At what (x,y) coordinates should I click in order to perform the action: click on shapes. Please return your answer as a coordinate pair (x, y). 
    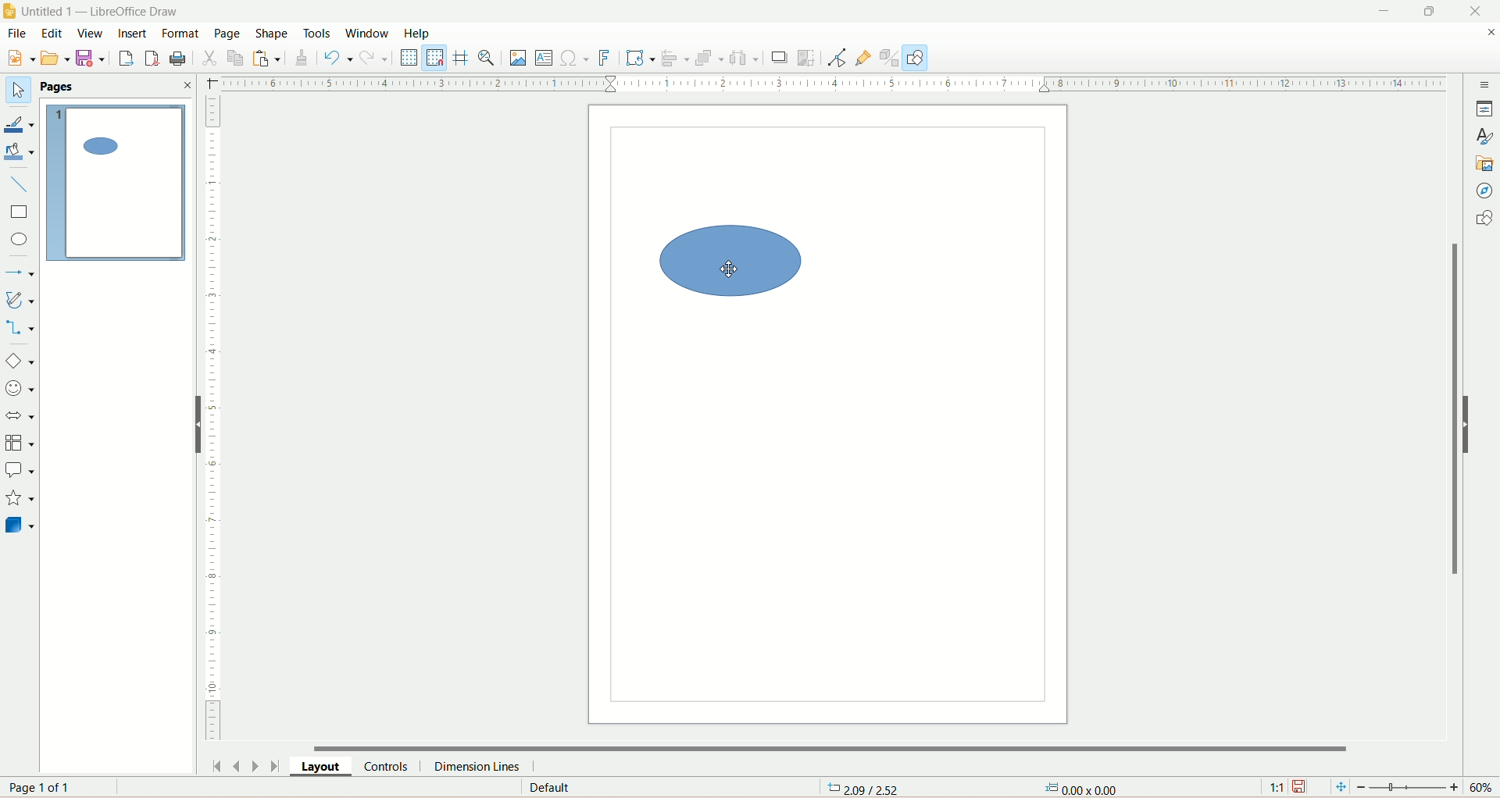
    Looking at the image, I should click on (1482, 218).